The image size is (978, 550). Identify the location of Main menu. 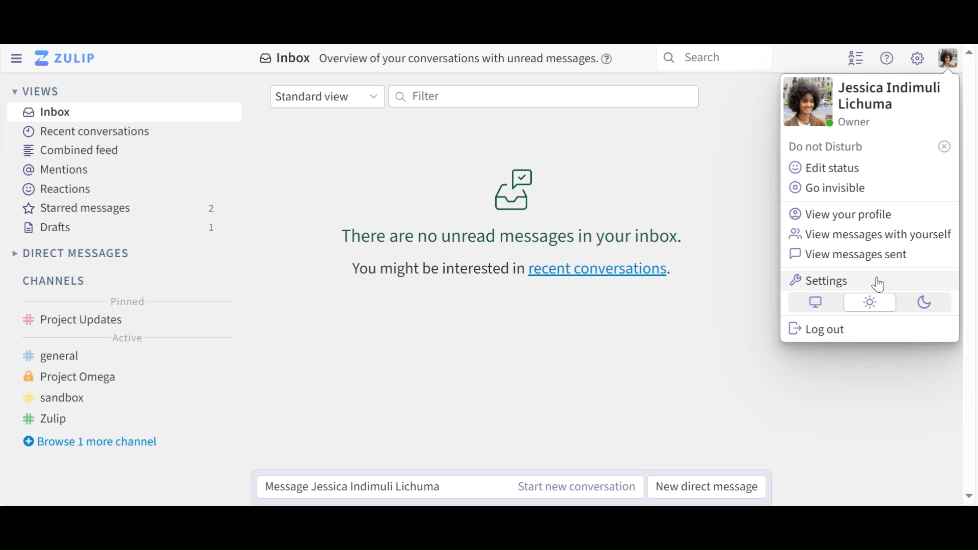
(918, 58).